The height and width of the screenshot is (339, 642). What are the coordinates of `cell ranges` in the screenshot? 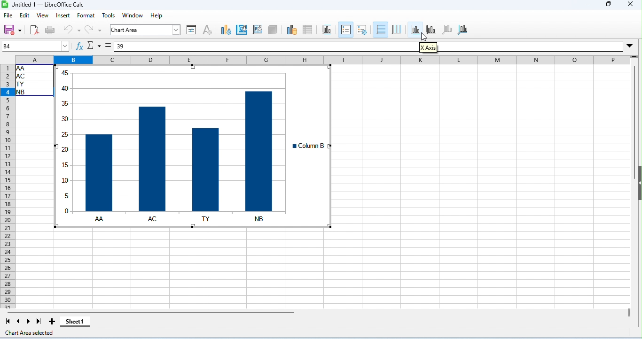 It's located at (34, 84).